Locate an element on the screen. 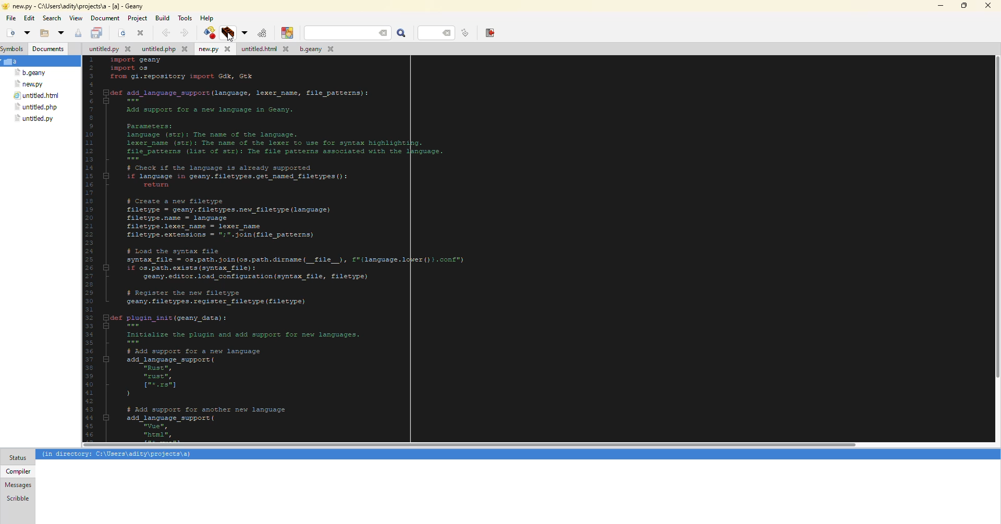 The image size is (1001, 524). file is located at coordinates (163, 49).